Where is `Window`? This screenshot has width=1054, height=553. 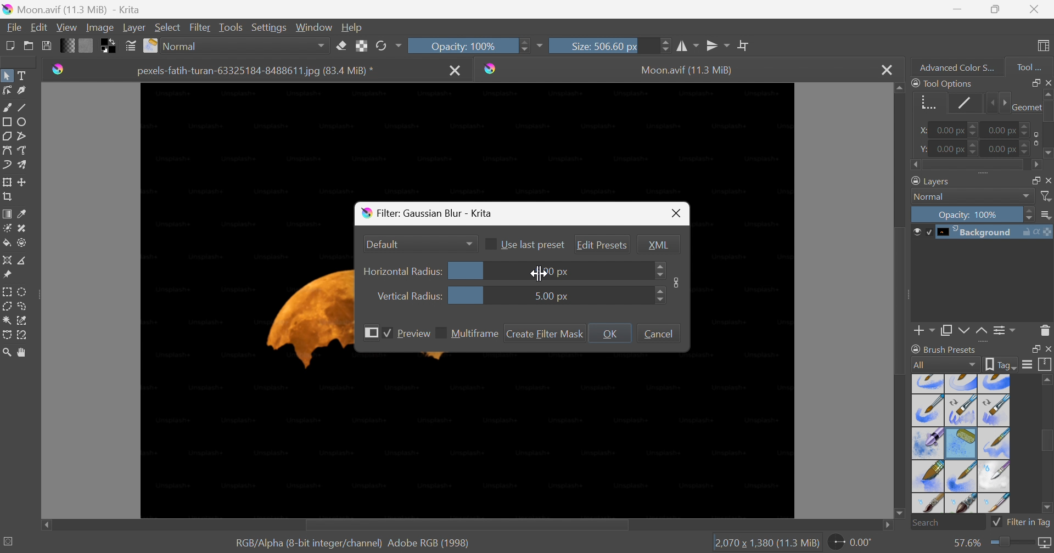
Window is located at coordinates (312, 28).